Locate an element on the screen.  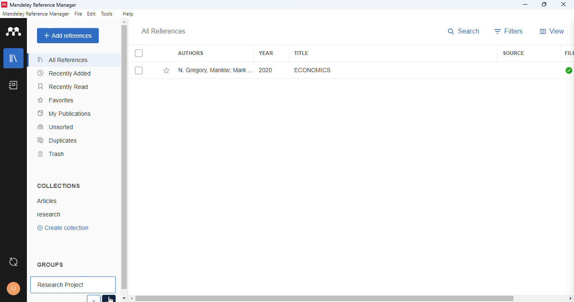
year is located at coordinates (266, 53).